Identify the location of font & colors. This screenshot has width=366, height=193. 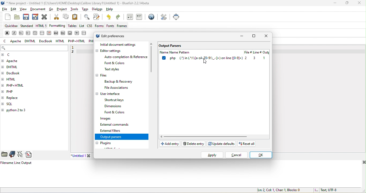
(118, 113).